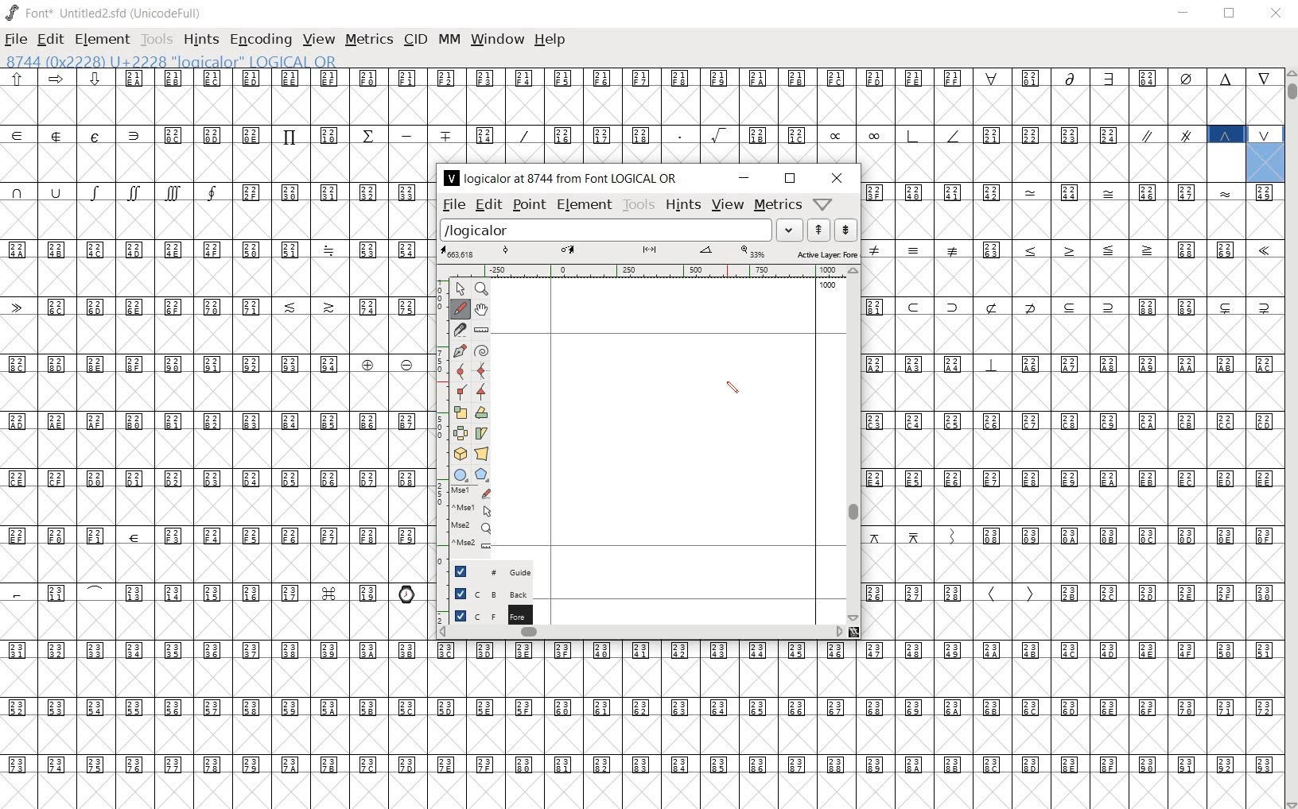 Image resolution: width=1298 pixels, height=809 pixels. Describe the element at coordinates (458, 329) in the screenshot. I see `cut splines in two` at that location.